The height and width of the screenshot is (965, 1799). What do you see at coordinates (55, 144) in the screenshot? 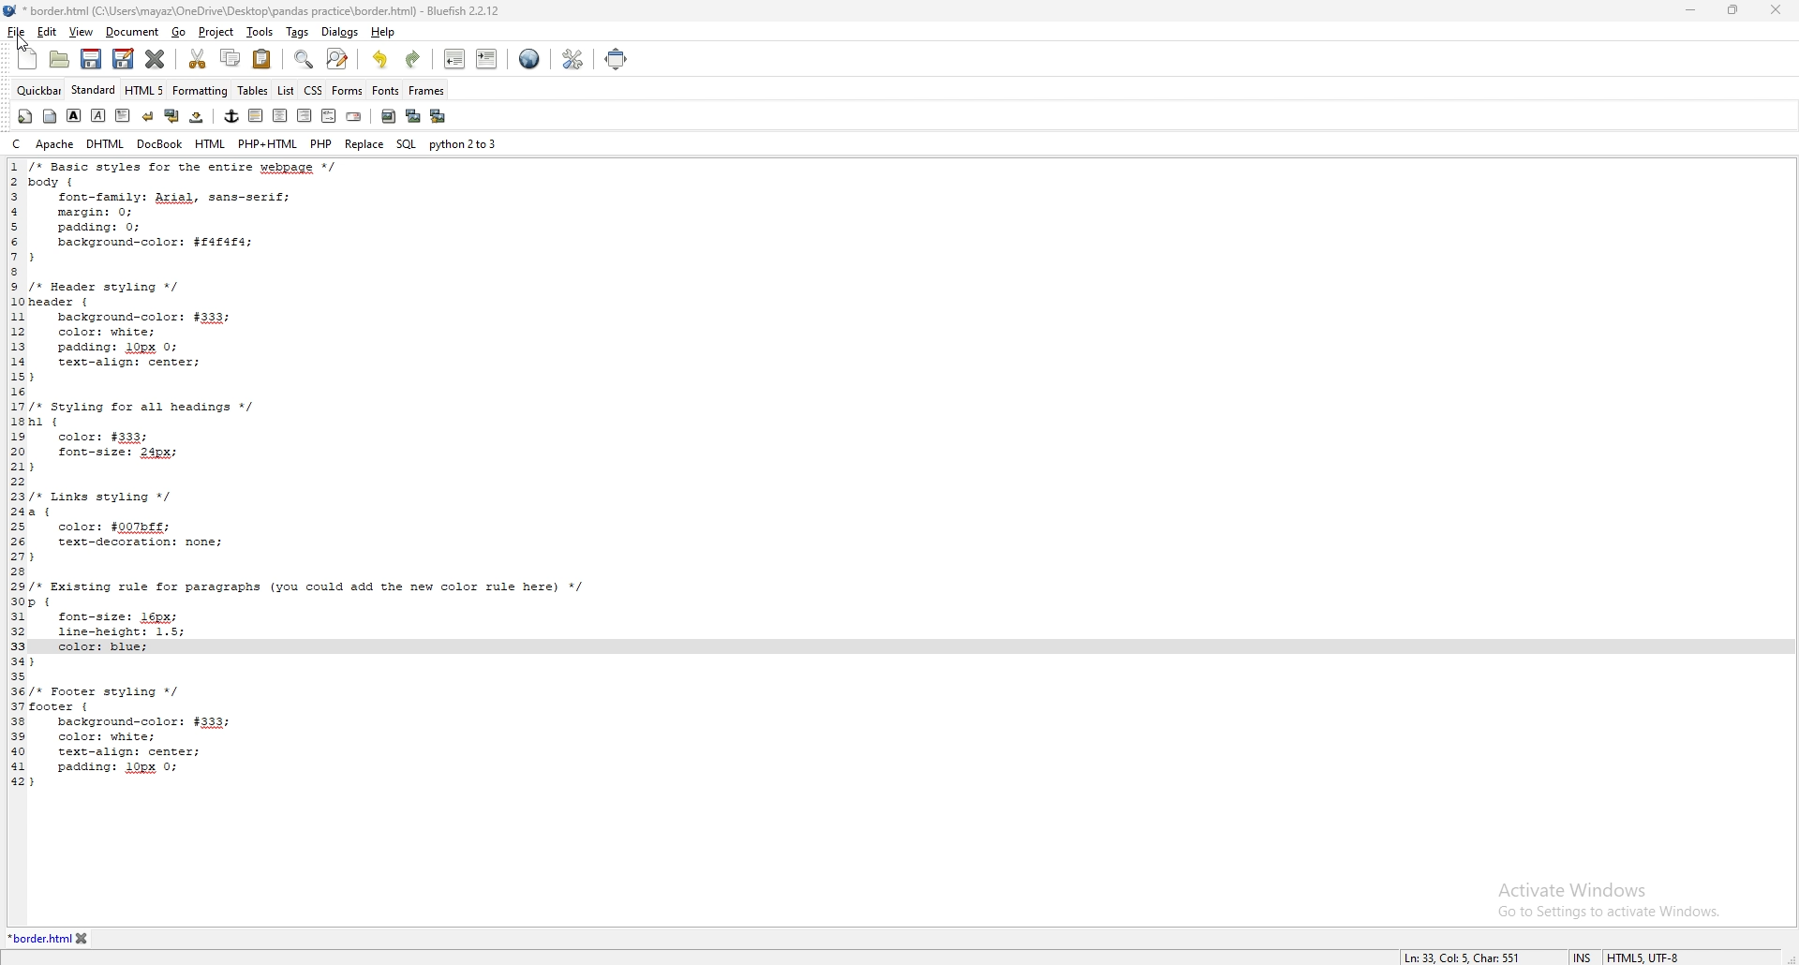
I see `apache` at bounding box center [55, 144].